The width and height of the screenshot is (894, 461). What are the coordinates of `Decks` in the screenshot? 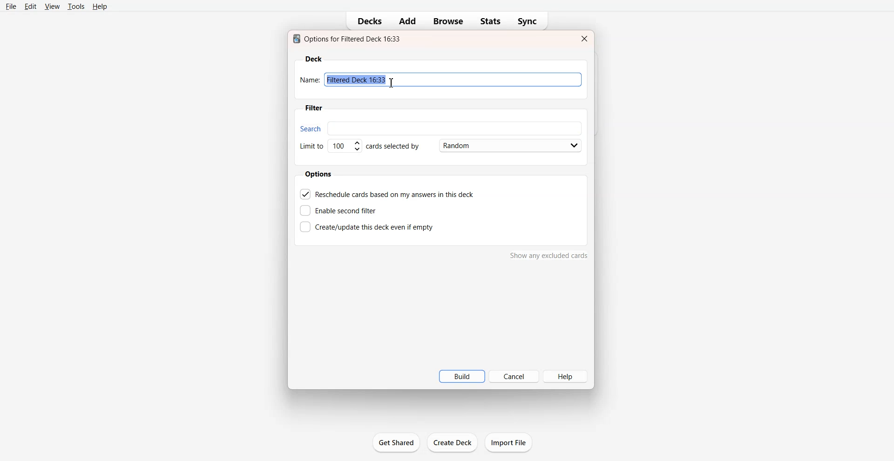 It's located at (366, 21).